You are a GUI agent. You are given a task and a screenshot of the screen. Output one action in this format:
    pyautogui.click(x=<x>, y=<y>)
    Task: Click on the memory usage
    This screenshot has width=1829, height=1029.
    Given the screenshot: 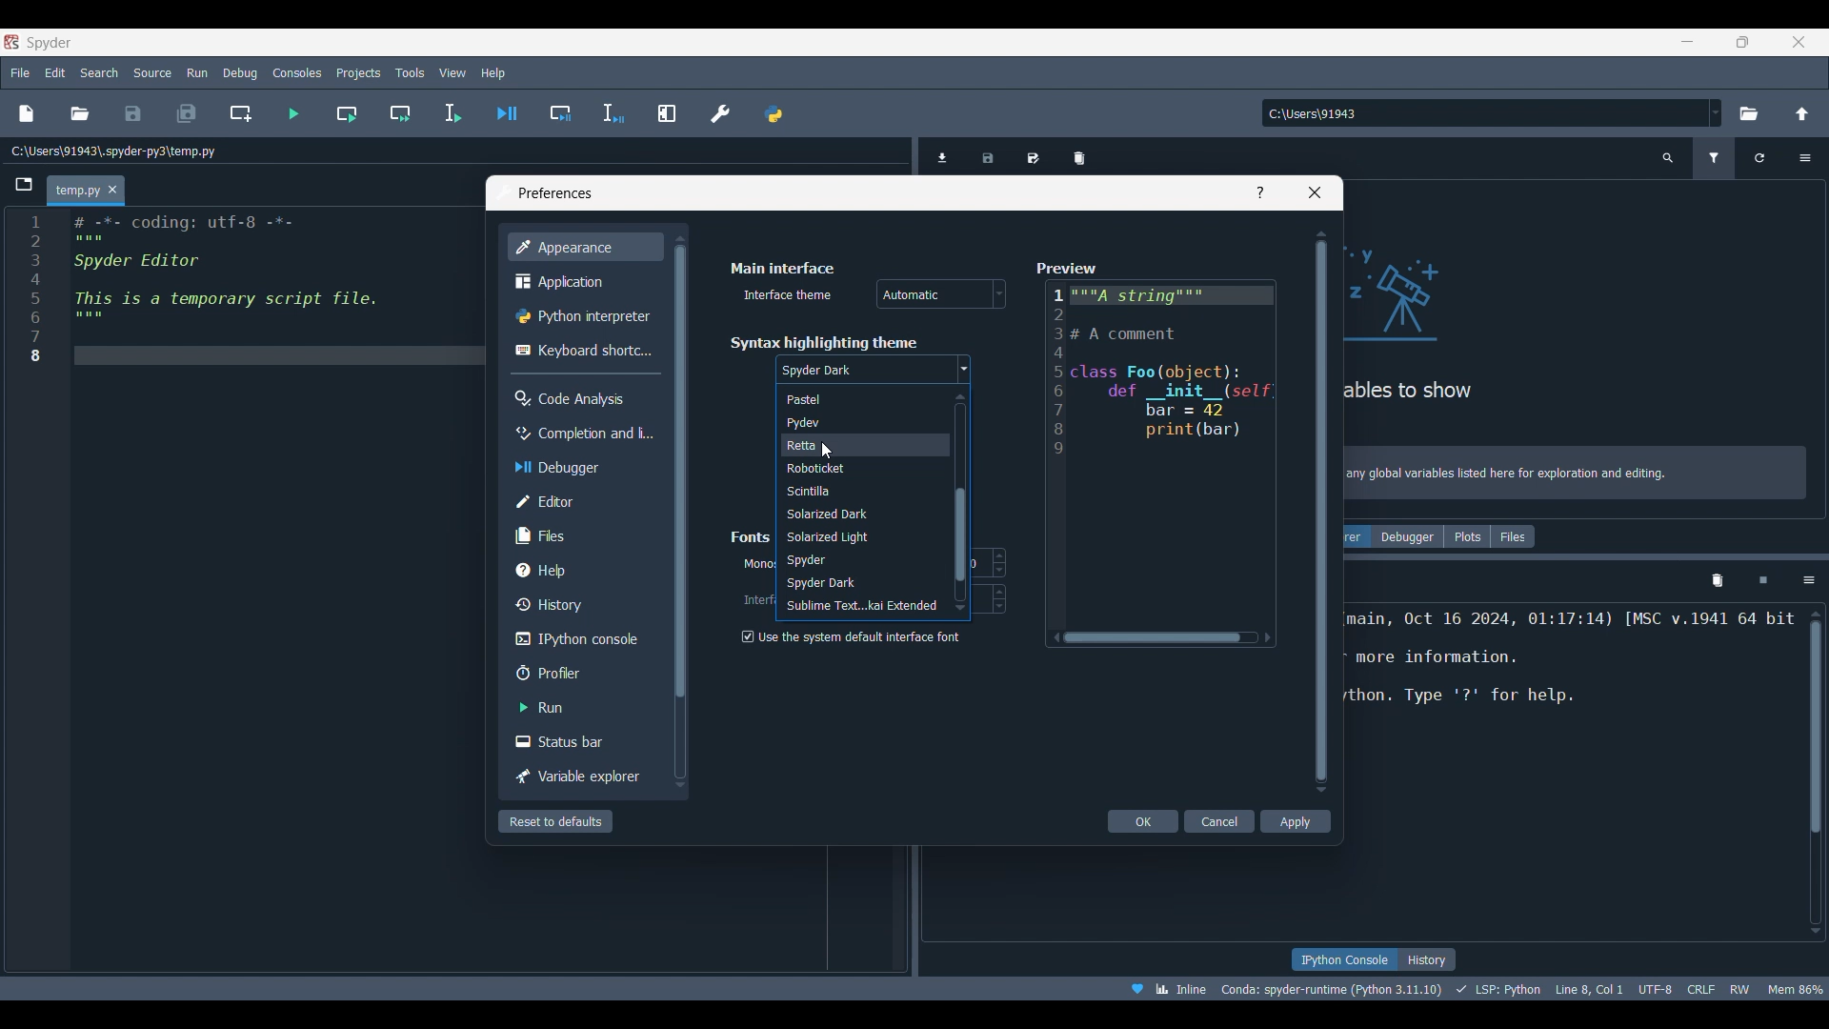 What is the action you would take?
    pyautogui.click(x=1796, y=987)
    